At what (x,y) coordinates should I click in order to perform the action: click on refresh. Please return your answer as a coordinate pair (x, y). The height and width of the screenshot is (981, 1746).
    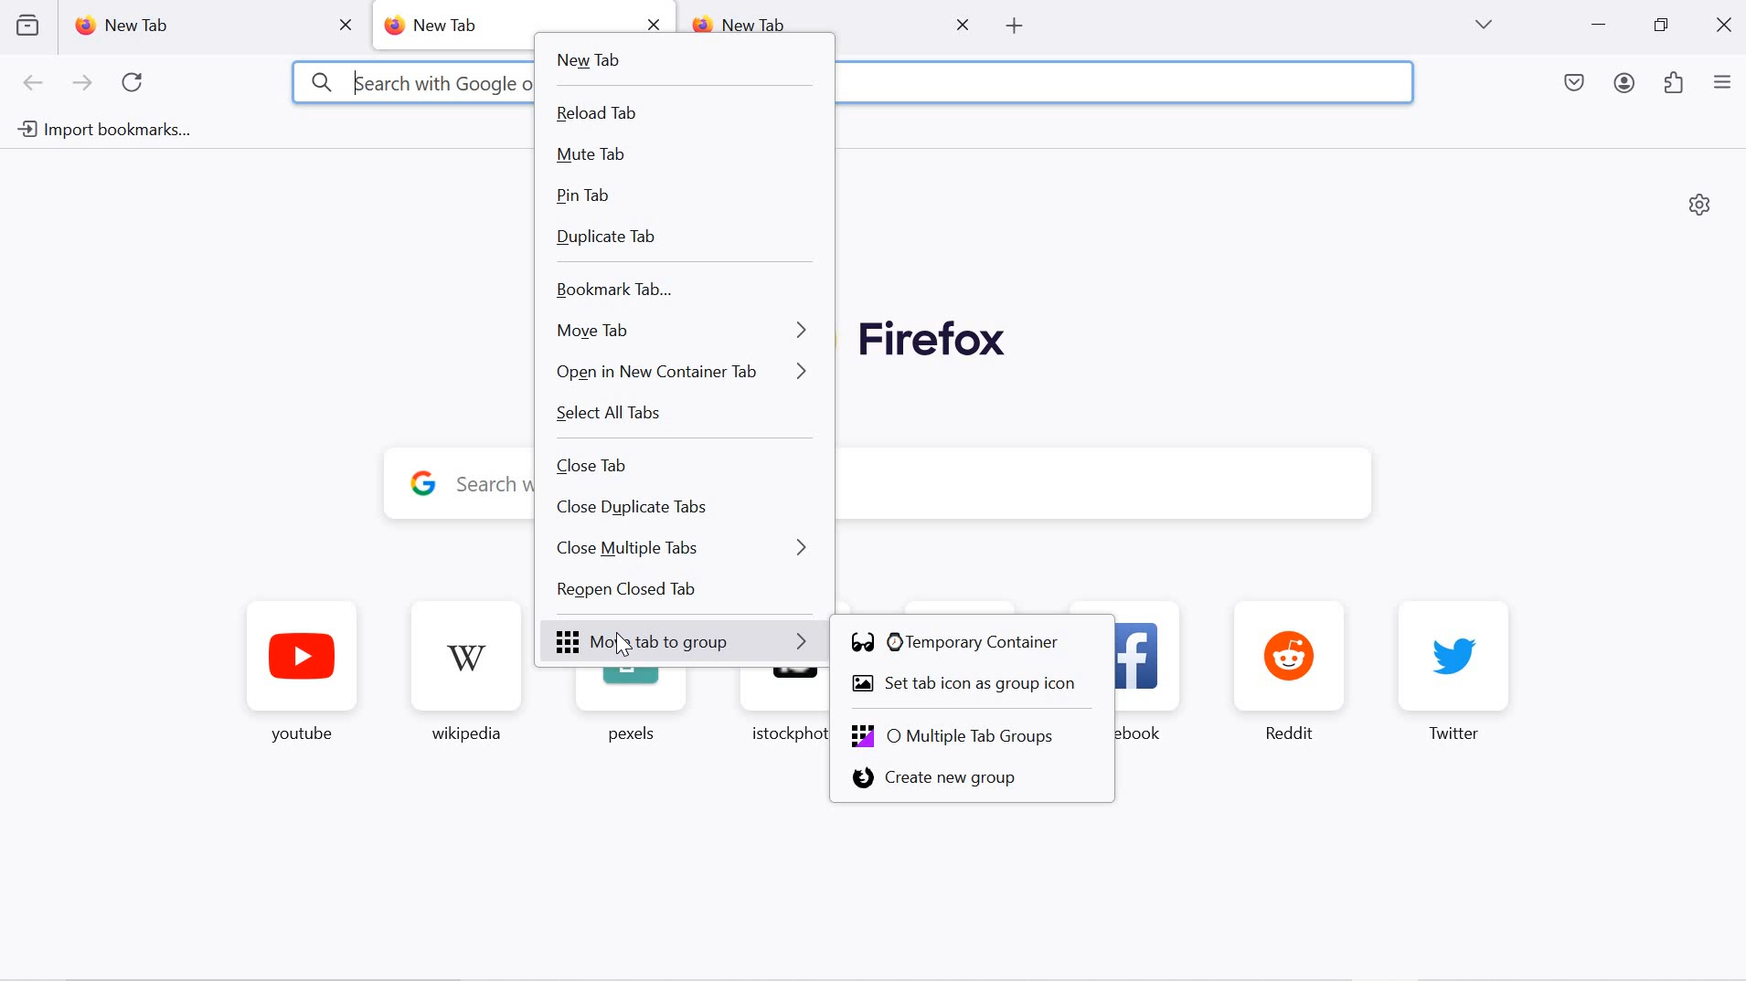
    Looking at the image, I should click on (133, 83).